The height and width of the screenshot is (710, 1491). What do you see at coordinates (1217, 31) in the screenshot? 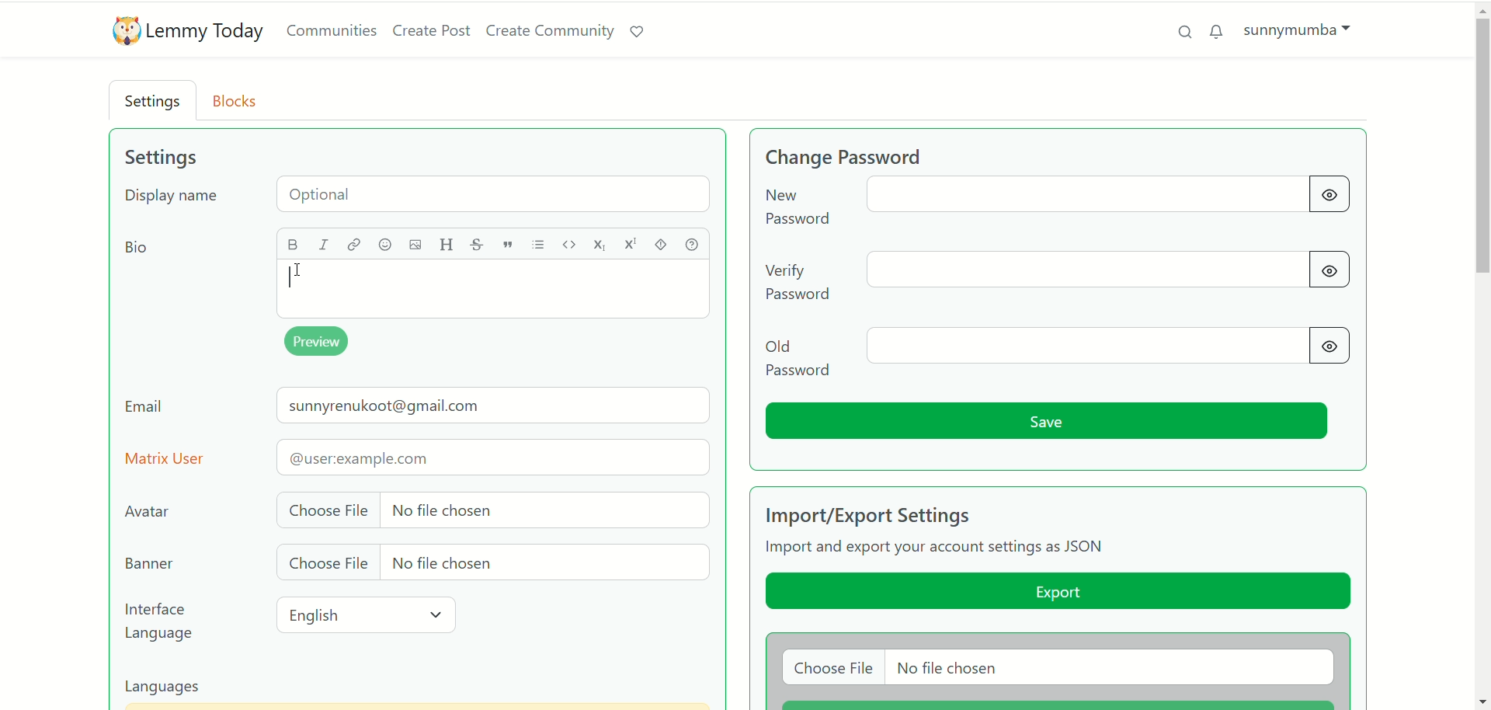
I see `unread messages` at bounding box center [1217, 31].